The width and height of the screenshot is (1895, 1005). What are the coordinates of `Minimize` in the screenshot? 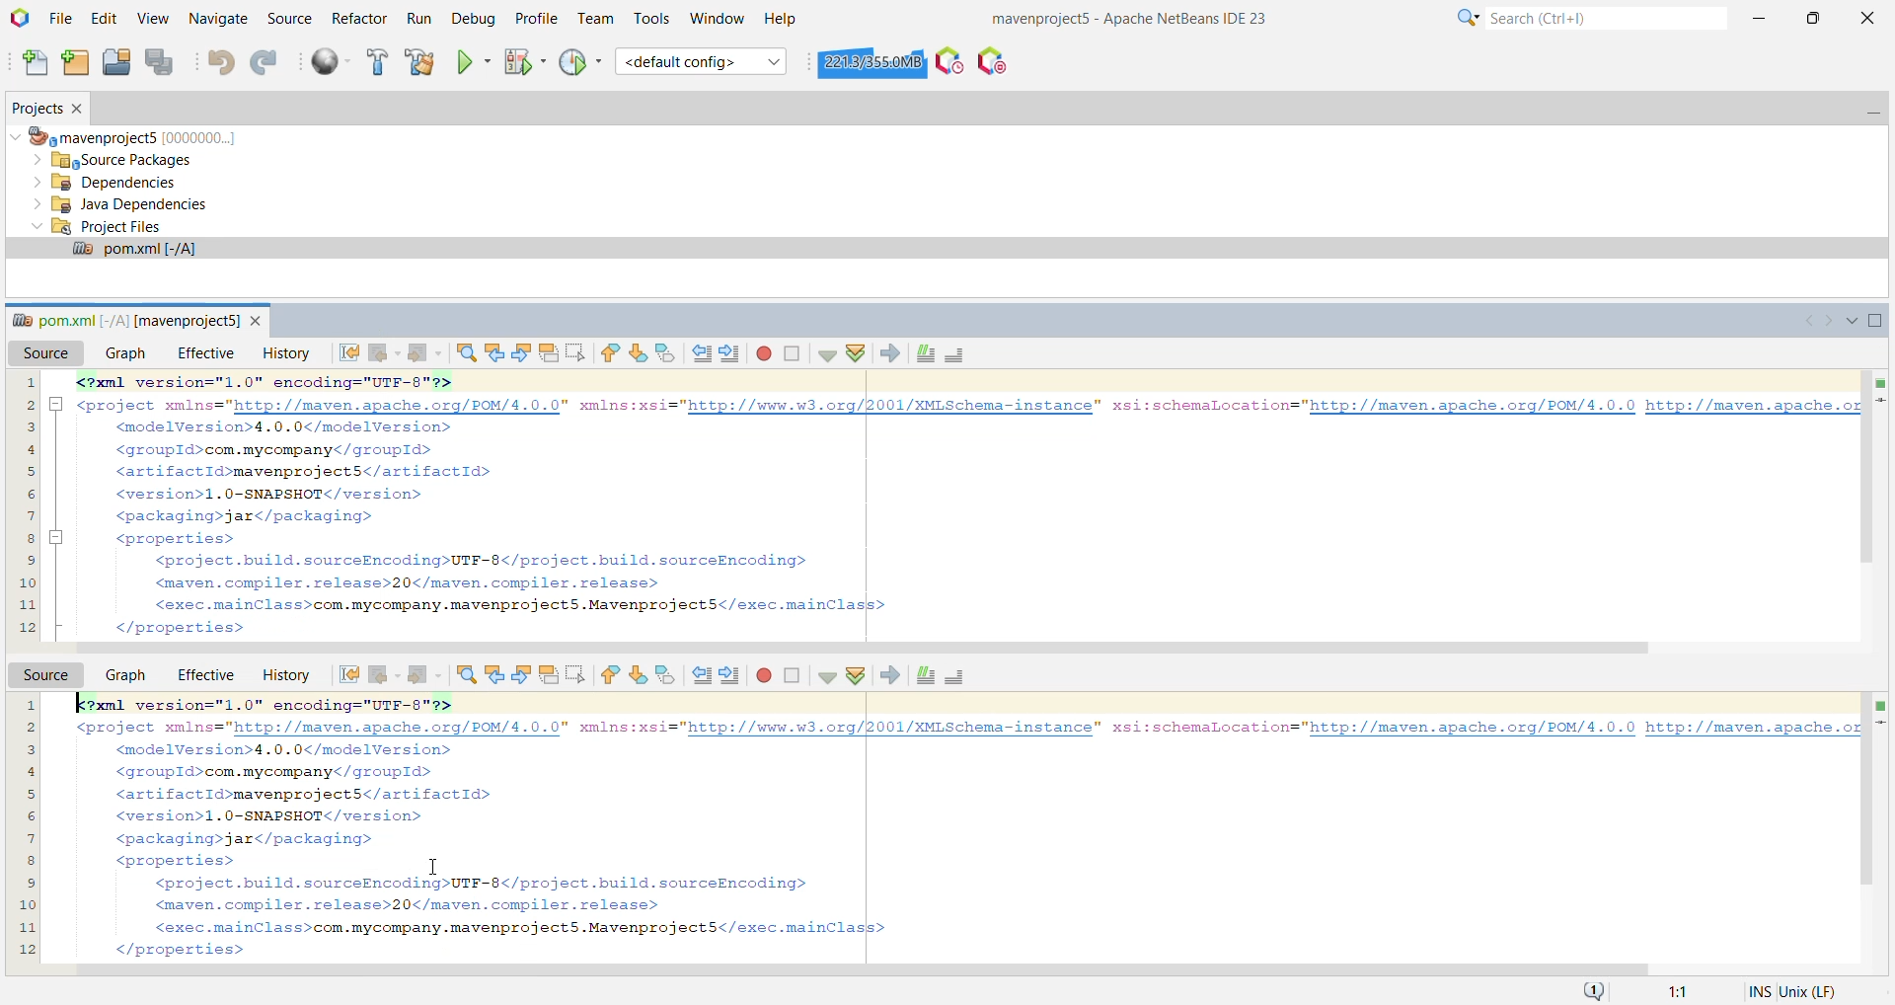 It's located at (1762, 15).